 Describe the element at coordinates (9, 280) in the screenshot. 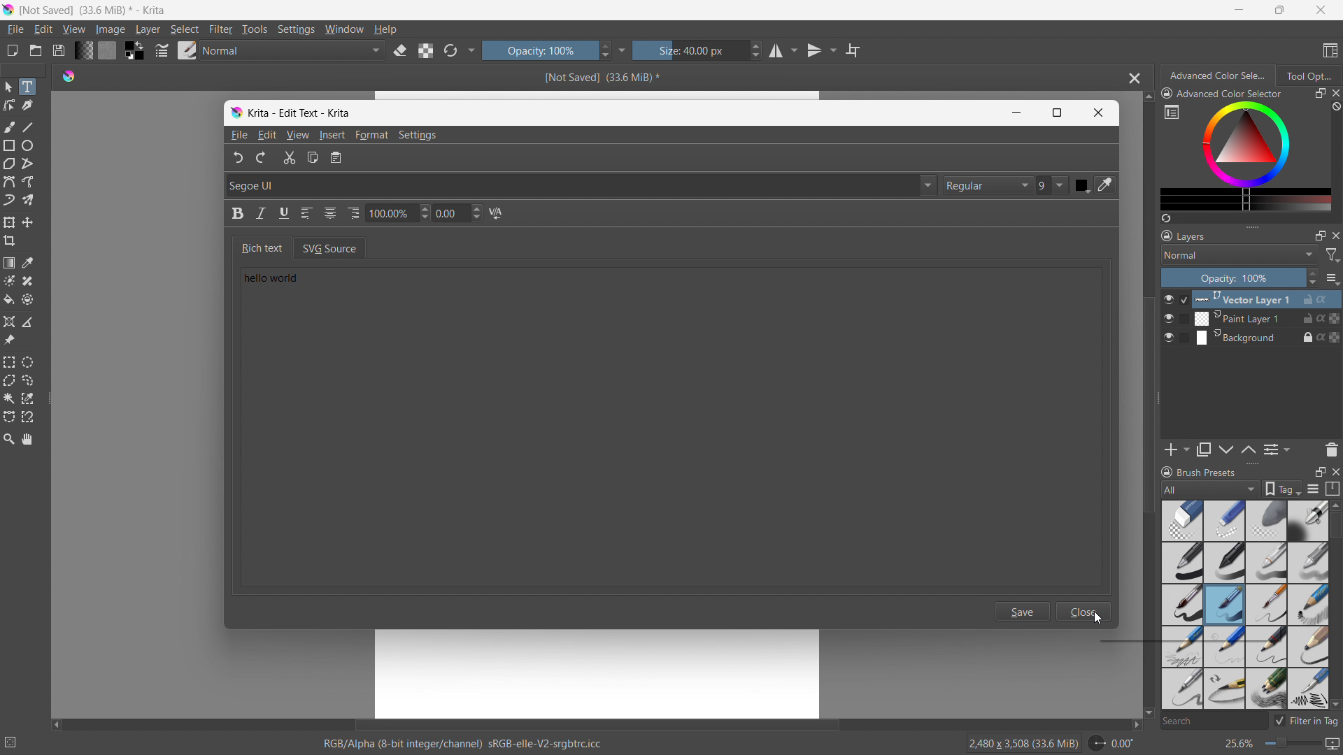

I see `colorize mask tool` at that location.